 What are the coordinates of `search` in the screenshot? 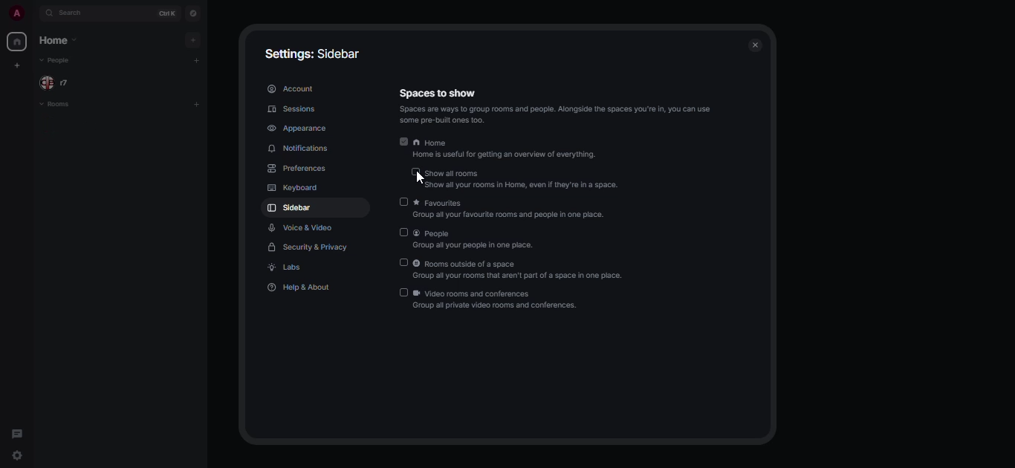 It's located at (77, 14).